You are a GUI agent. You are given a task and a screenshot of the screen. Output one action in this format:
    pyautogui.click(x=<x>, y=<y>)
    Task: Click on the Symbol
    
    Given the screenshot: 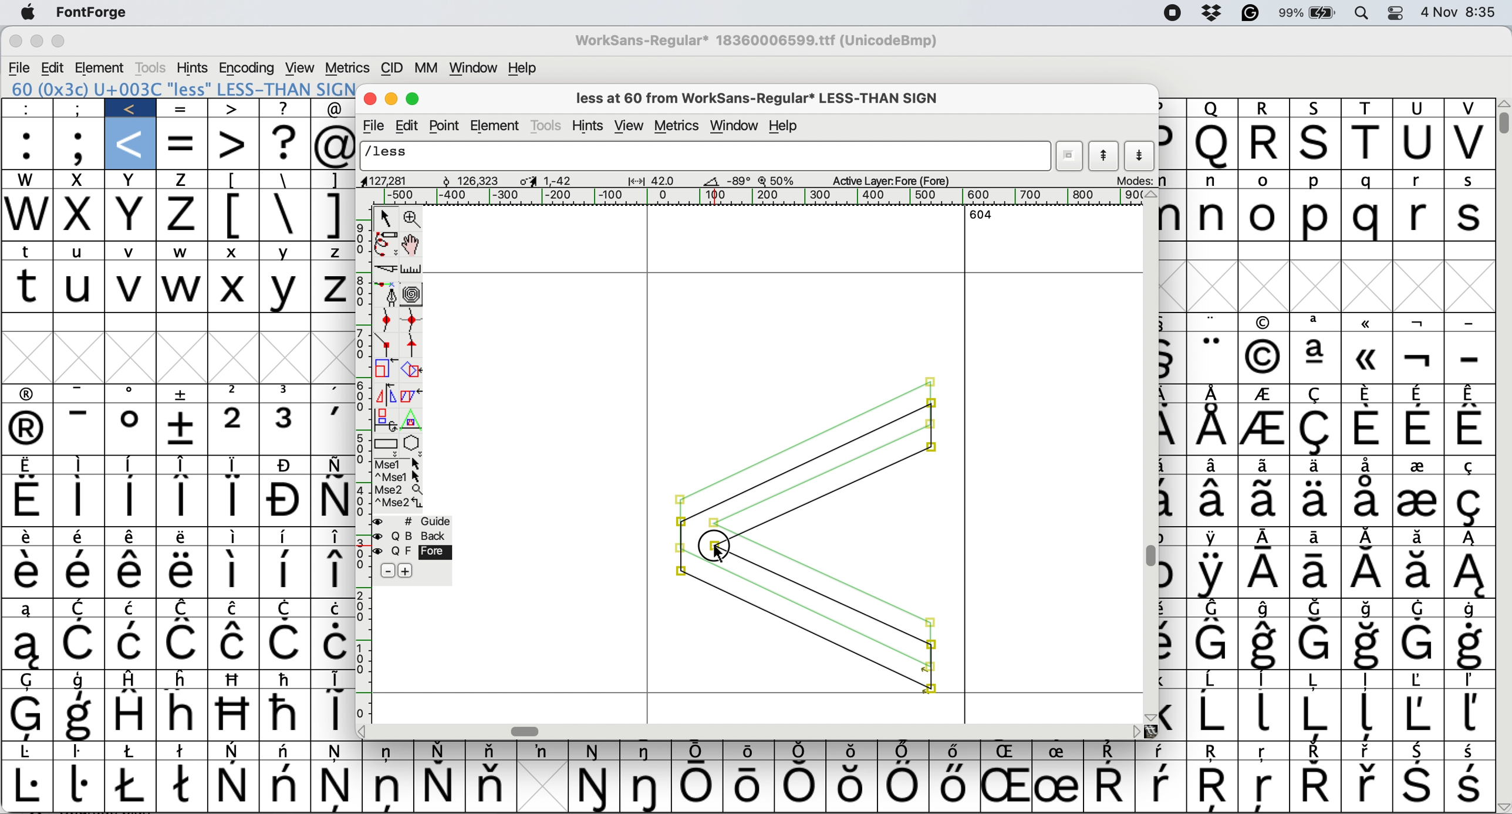 What is the action you would take?
    pyautogui.click(x=184, y=463)
    